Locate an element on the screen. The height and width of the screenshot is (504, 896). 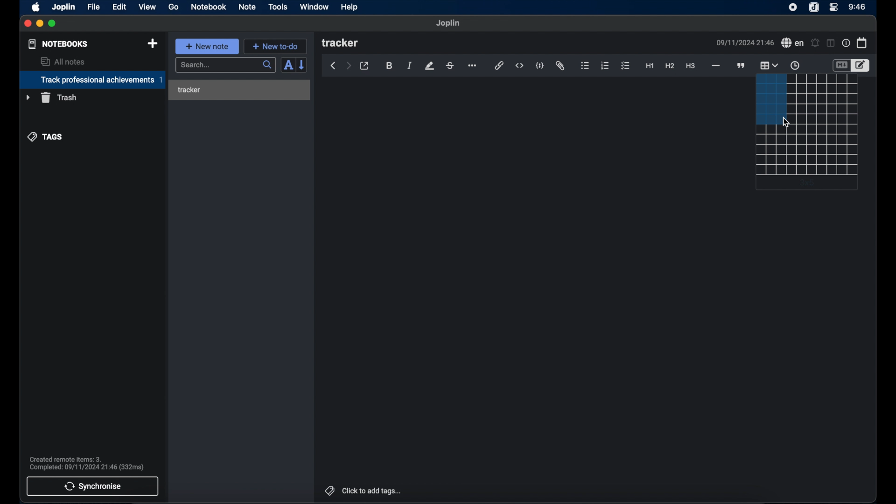
italic is located at coordinates (410, 66).